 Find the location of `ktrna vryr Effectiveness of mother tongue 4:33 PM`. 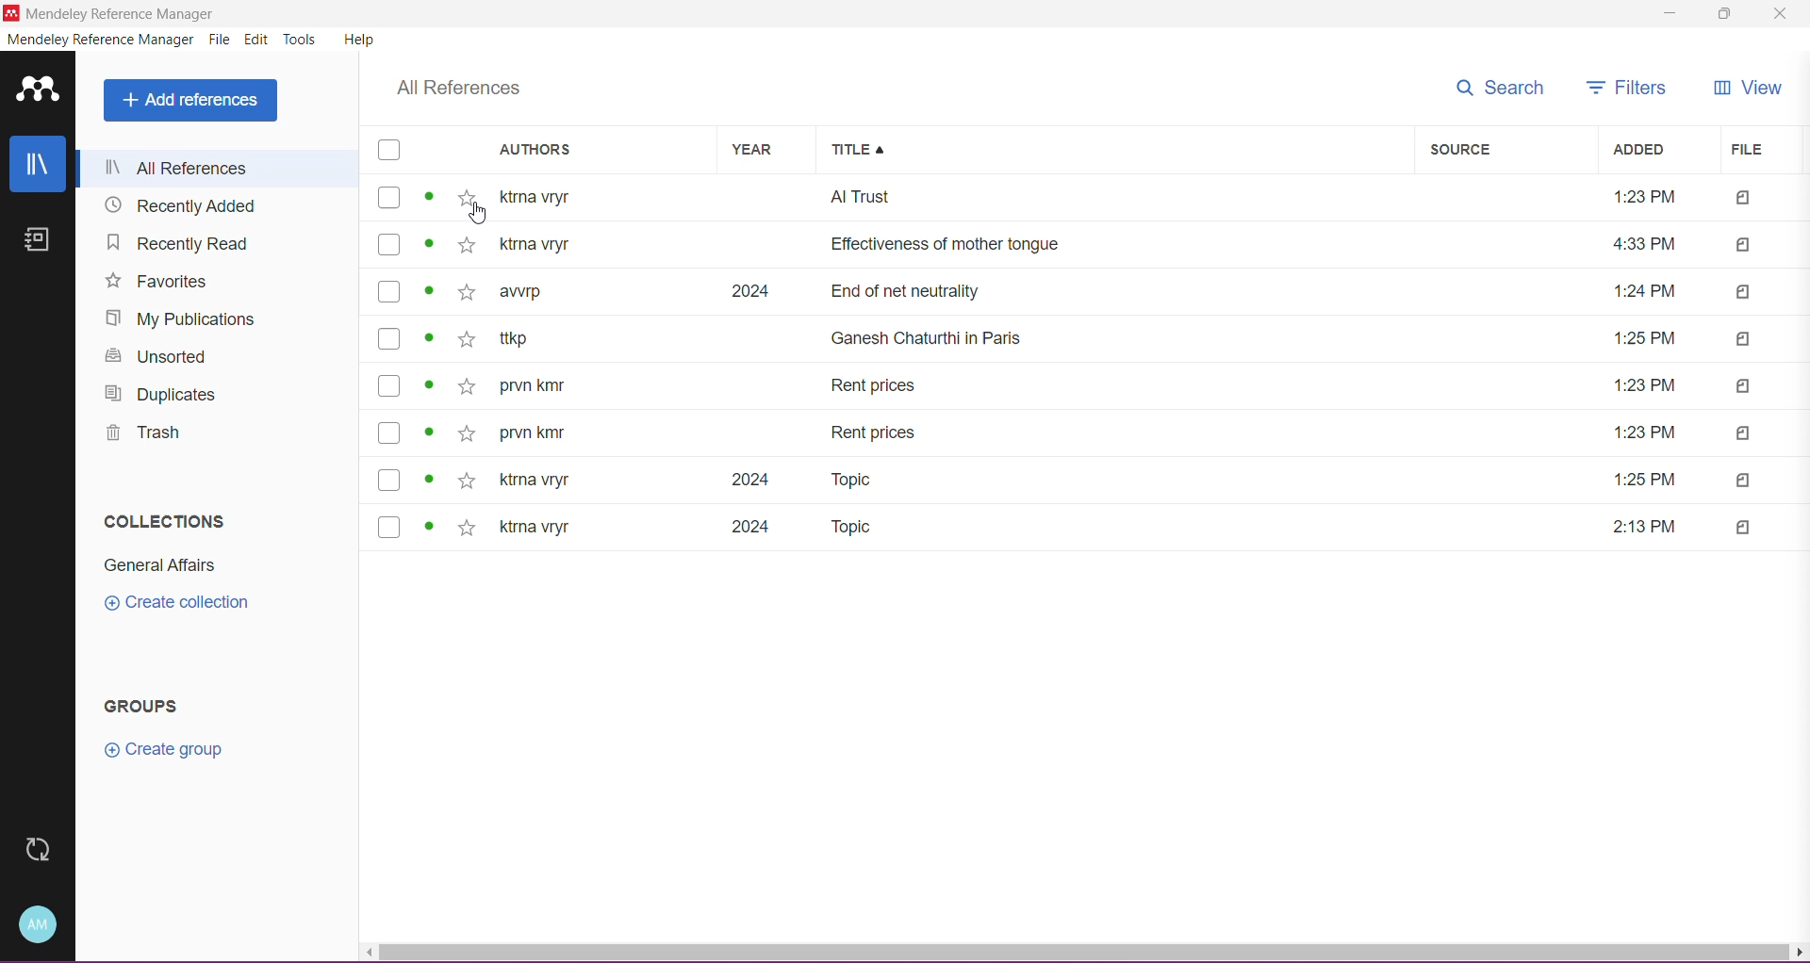

ktrna vryr Effectiveness of mother tongue 4:33 PM is located at coordinates (1090, 244).